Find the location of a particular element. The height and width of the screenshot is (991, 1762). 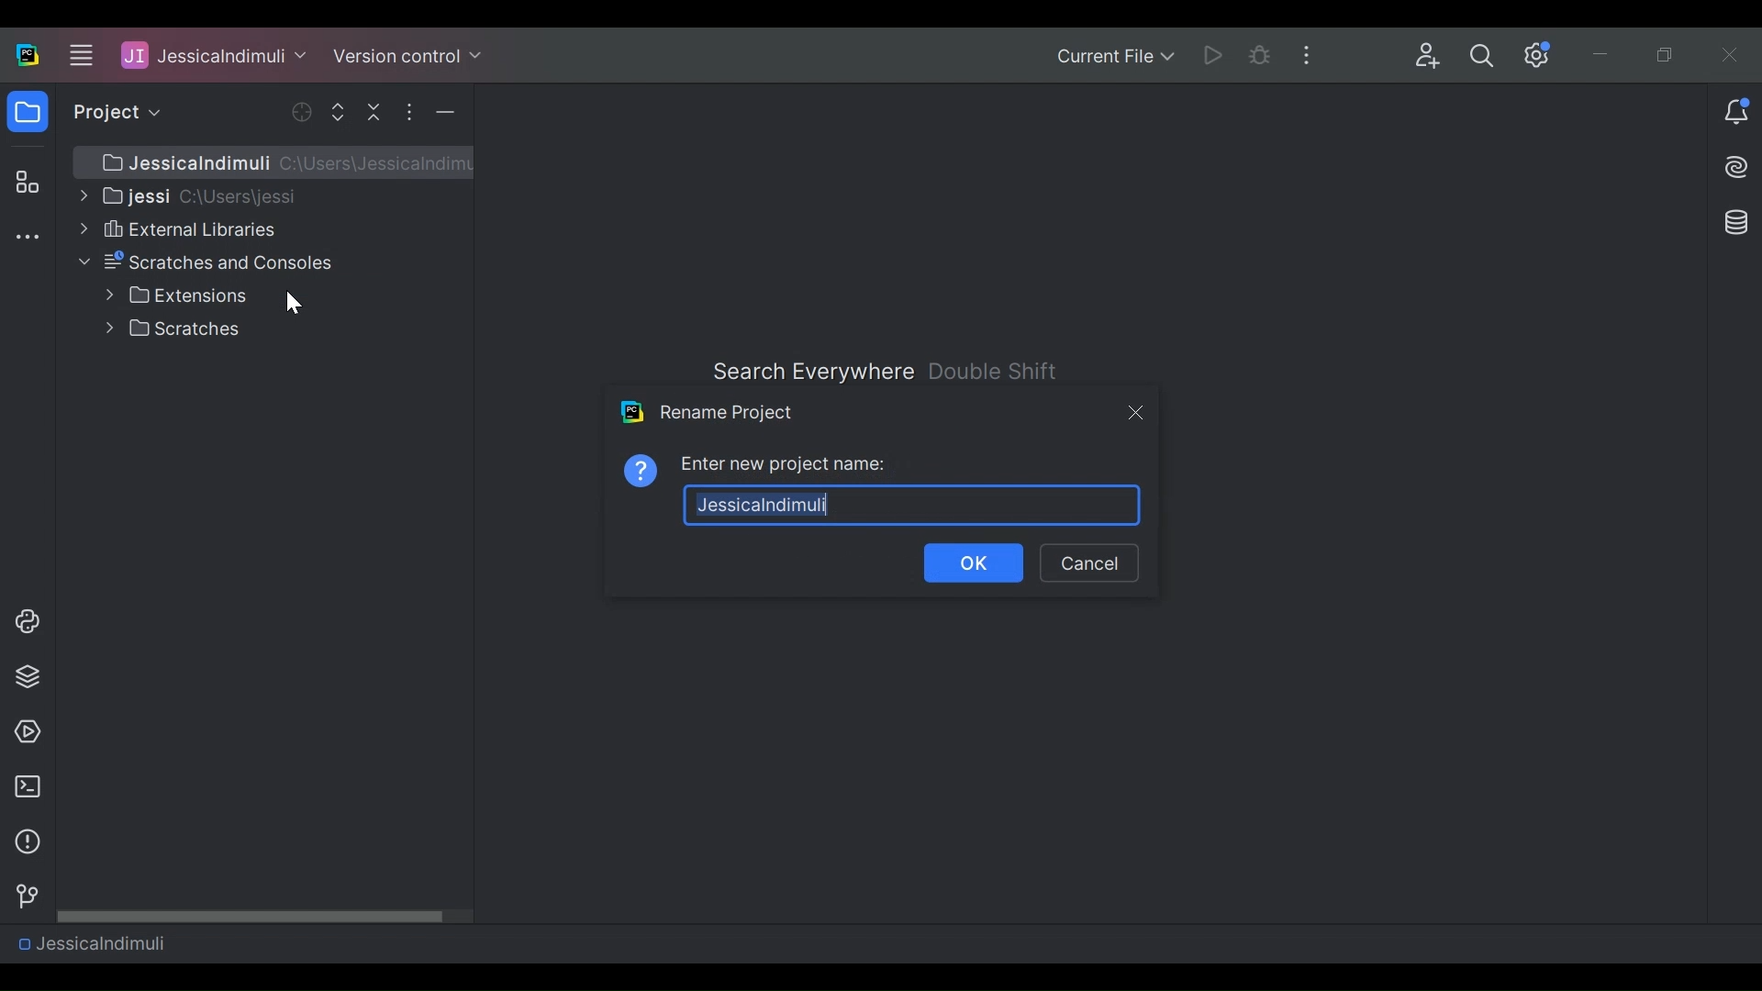

Current File is located at coordinates (1114, 58).